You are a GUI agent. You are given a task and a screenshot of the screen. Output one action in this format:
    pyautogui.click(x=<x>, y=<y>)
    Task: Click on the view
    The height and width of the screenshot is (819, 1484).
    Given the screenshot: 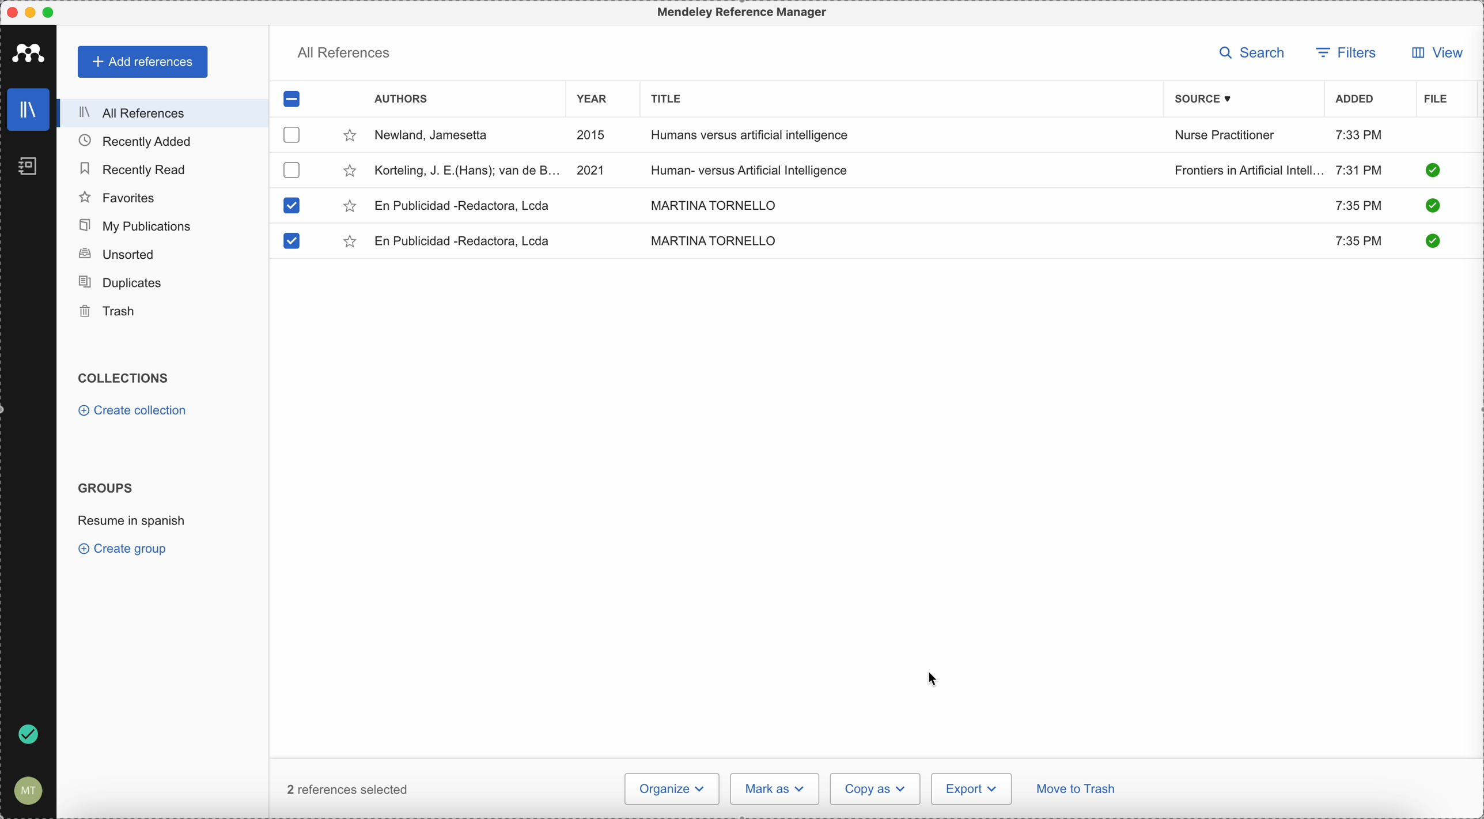 What is the action you would take?
    pyautogui.click(x=1434, y=52)
    